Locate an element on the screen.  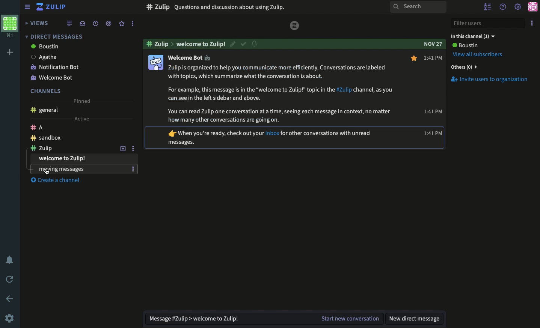
Back is located at coordinates (11, 299).